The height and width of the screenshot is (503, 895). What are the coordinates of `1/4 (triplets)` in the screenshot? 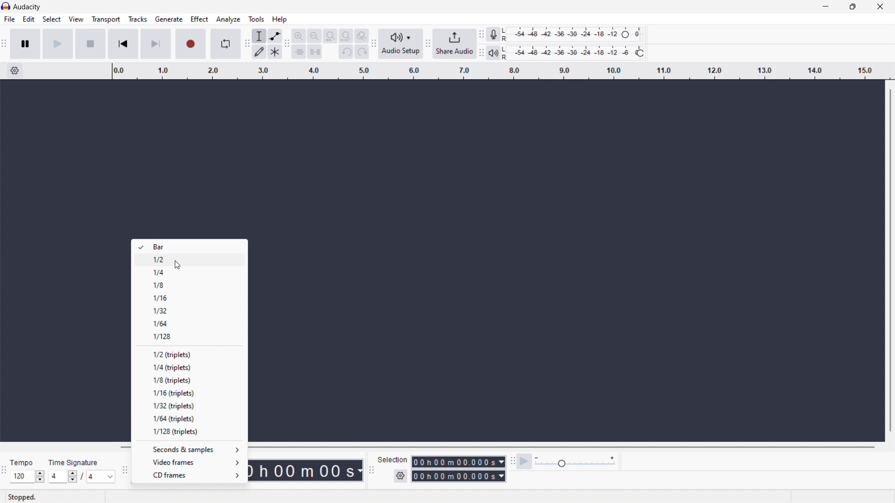 It's located at (189, 367).